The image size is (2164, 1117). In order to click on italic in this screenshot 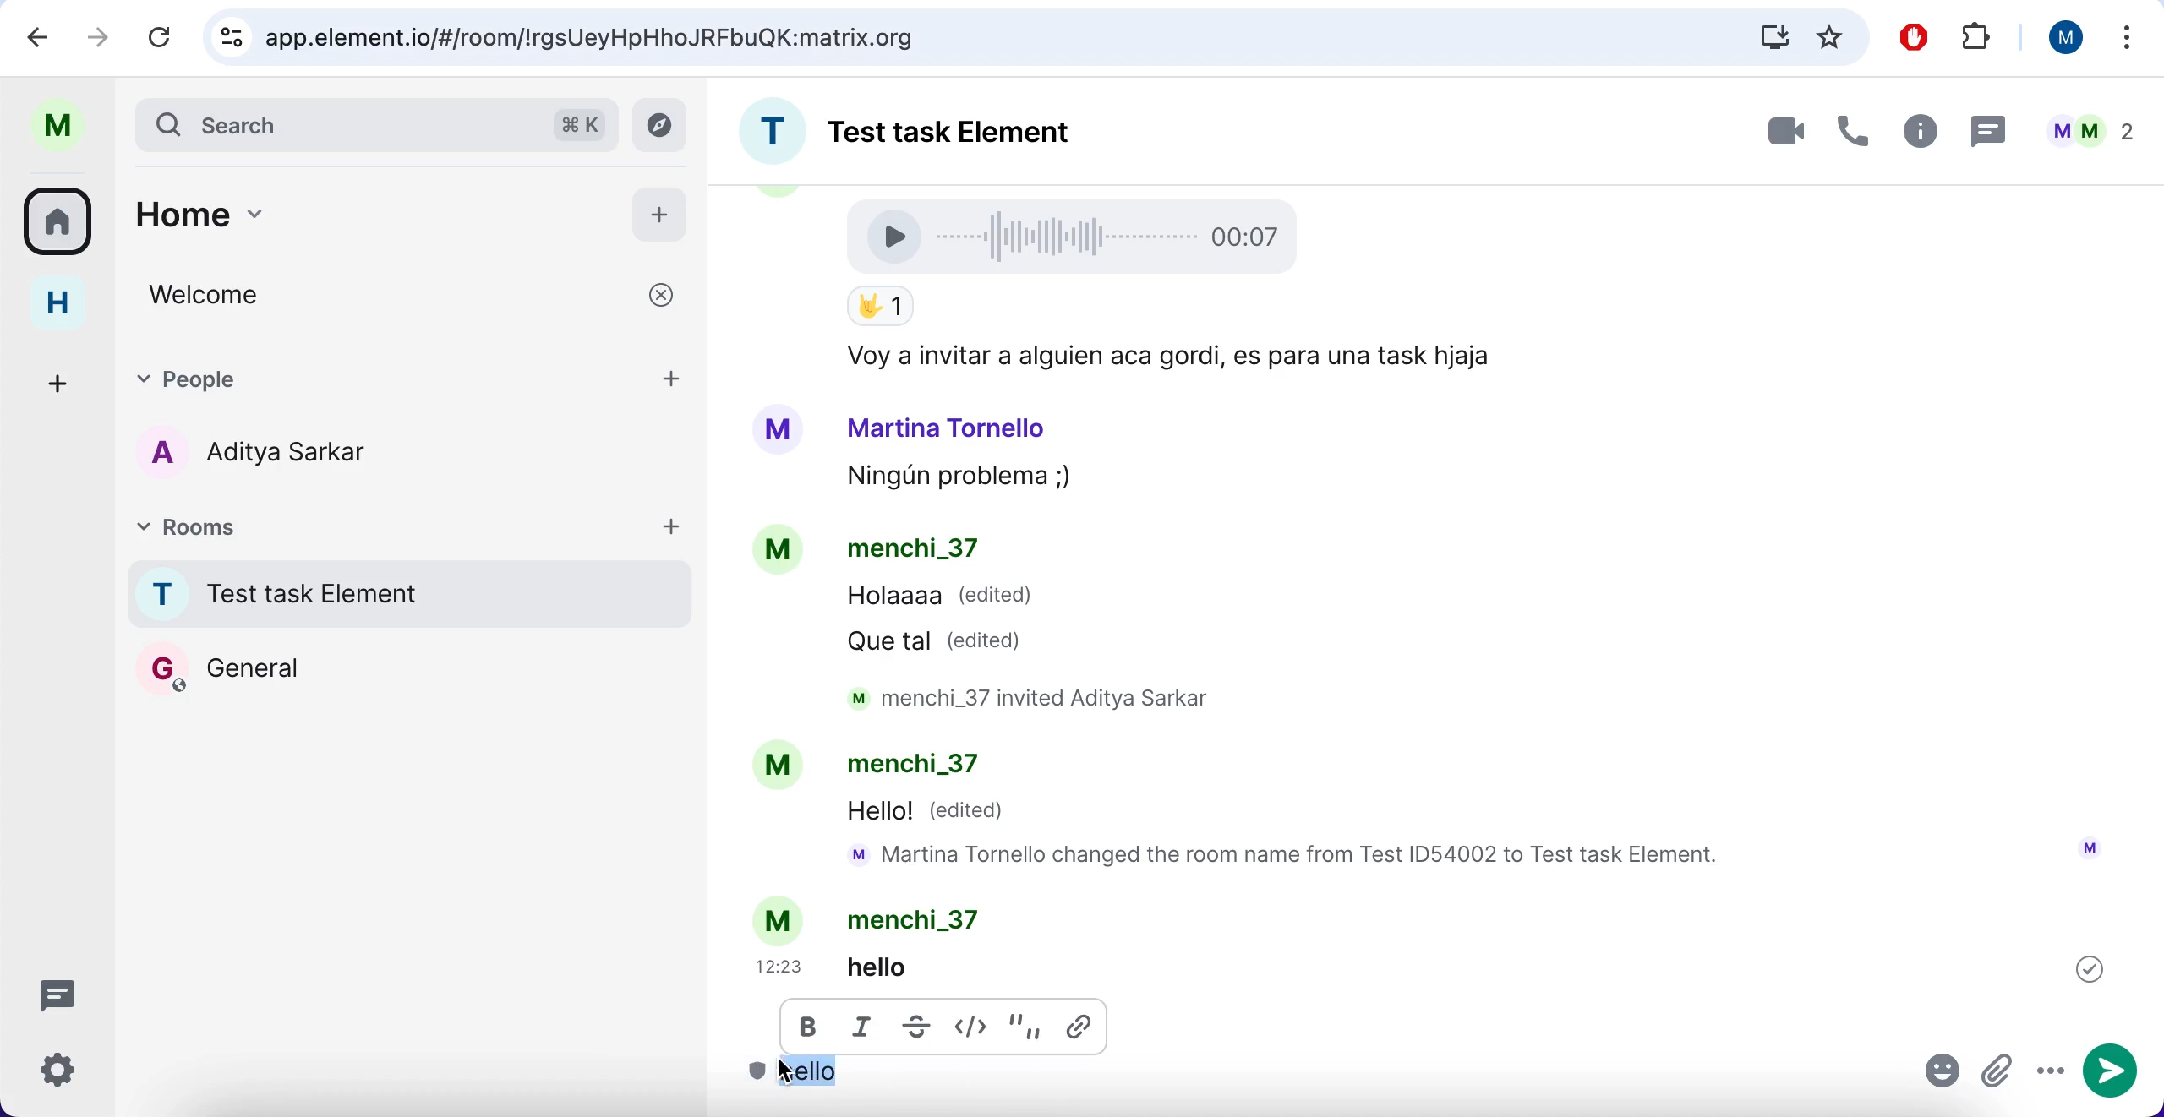, I will do `click(867, 1030)`.